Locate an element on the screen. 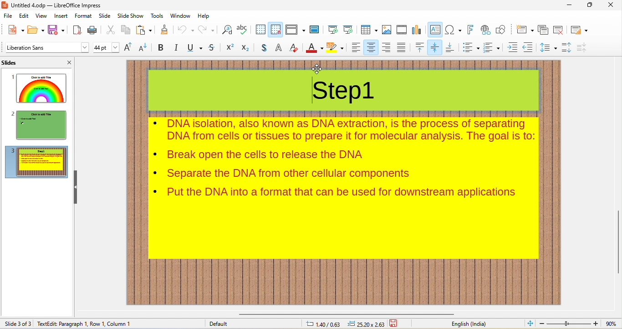 The width and height of the screenshot is (622, 329). align top is located at coordinates (419, 48).